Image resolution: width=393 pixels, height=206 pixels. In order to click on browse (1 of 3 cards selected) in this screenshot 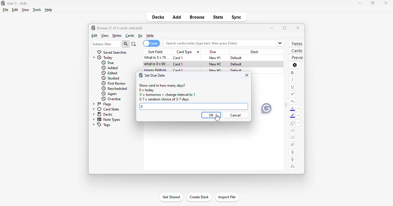, I will do `click(120, 28)`.